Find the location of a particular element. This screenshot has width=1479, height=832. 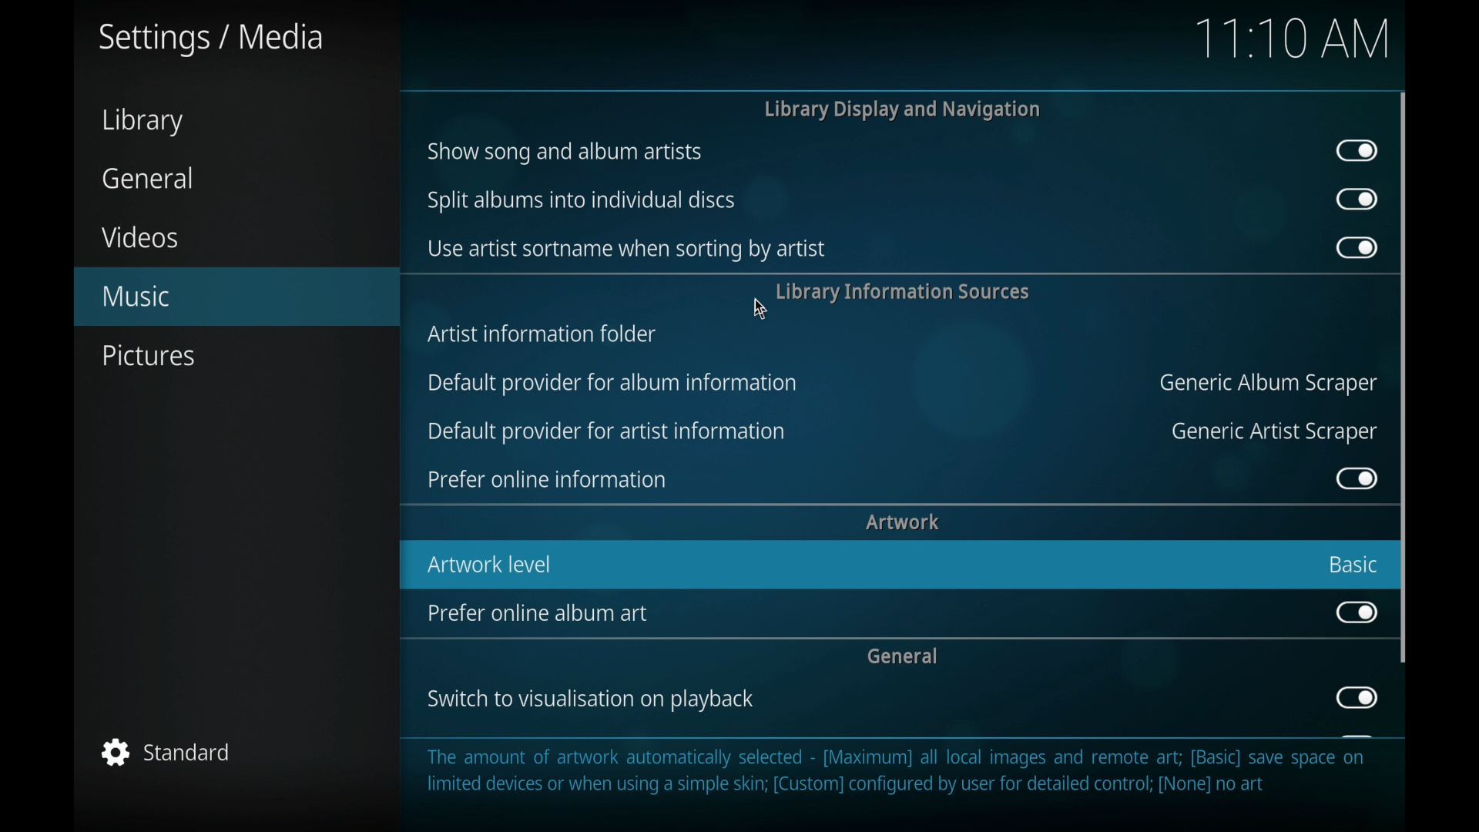

prefer online album art is located at coordinates (538, 615).